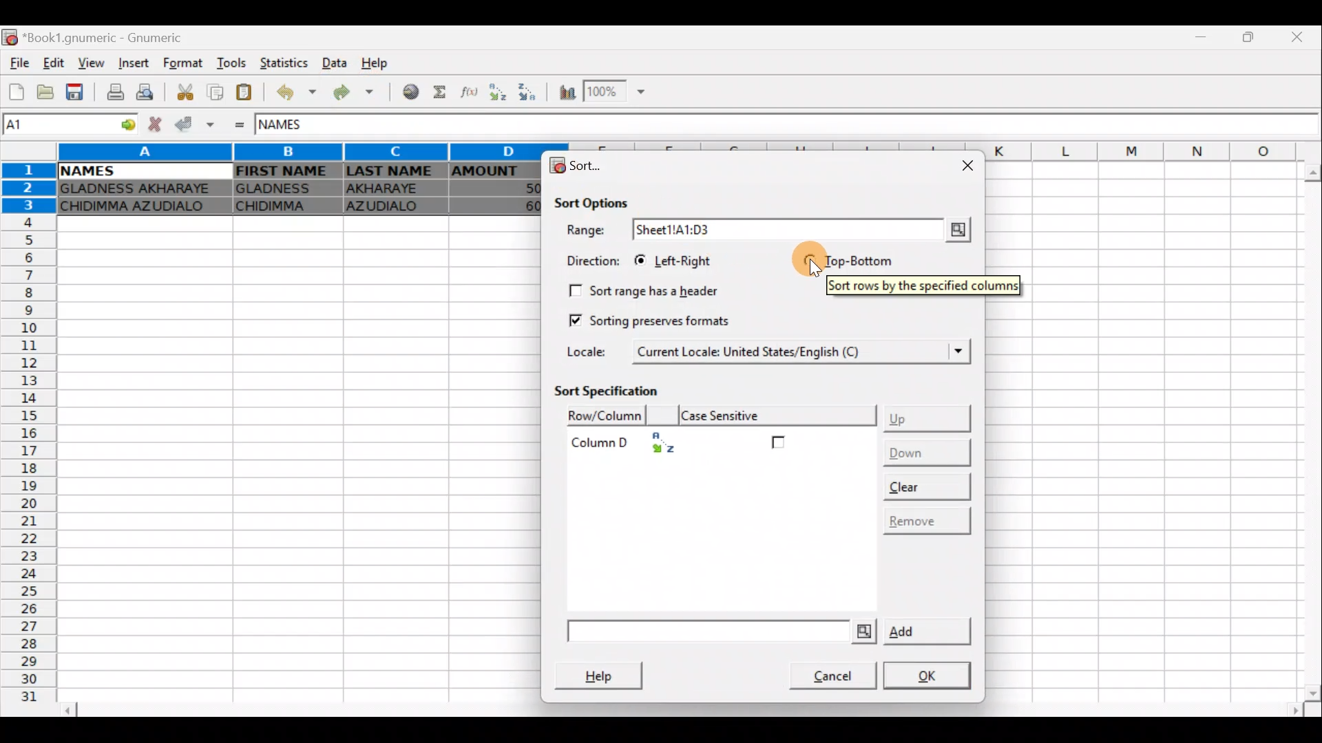  Describe the element at coordinates (751, 350) in the screenshot. I see `Current Locale: United States/English (C)` at that location.